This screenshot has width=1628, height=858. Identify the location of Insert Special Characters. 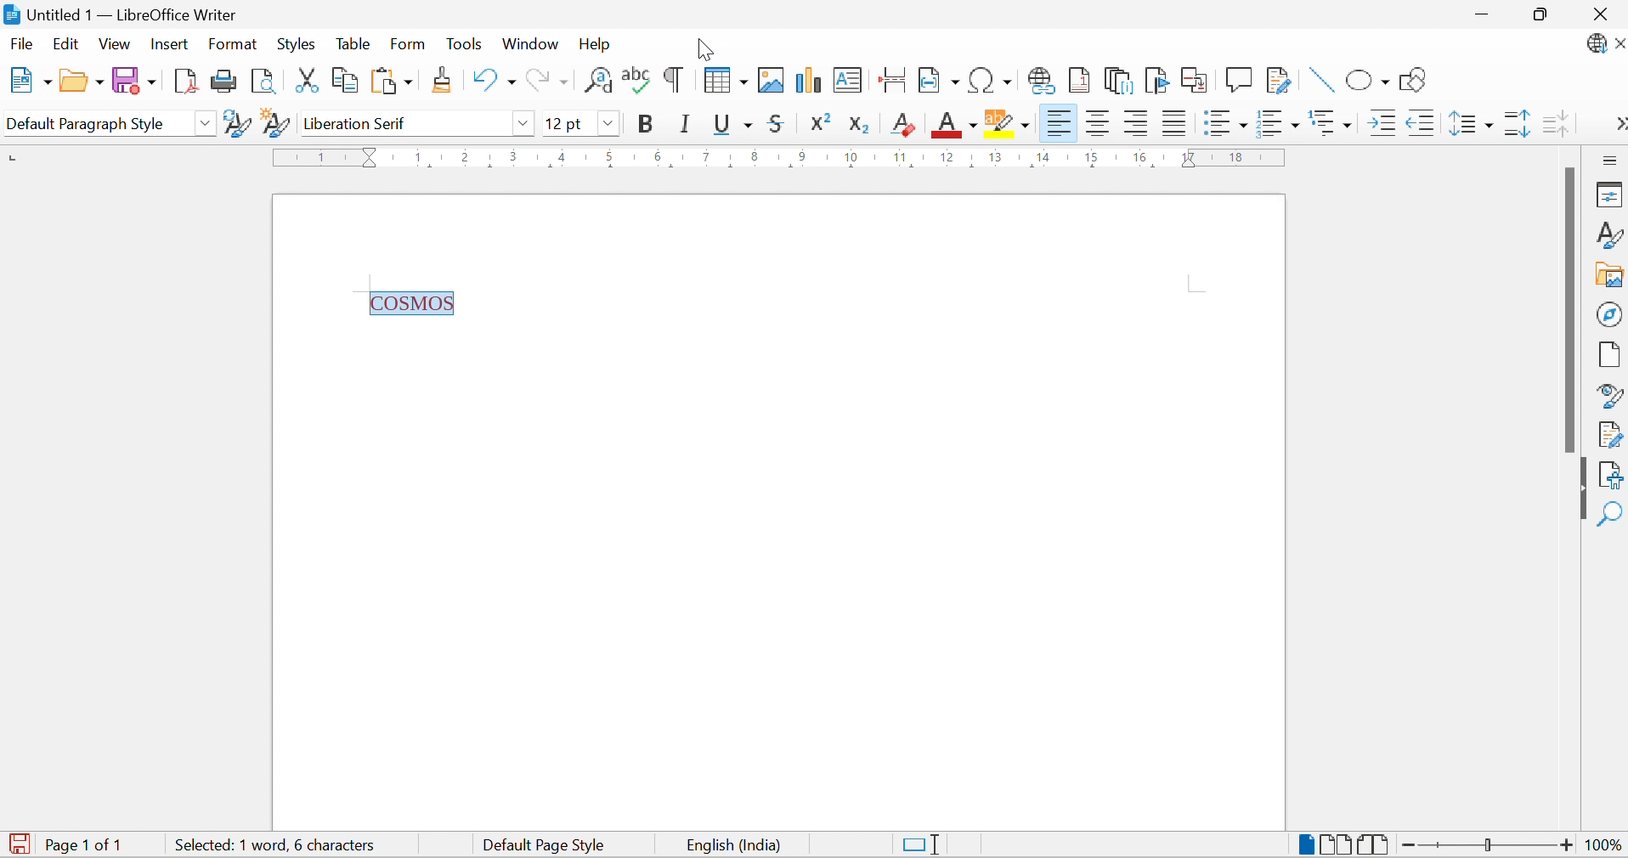
(991, 80).